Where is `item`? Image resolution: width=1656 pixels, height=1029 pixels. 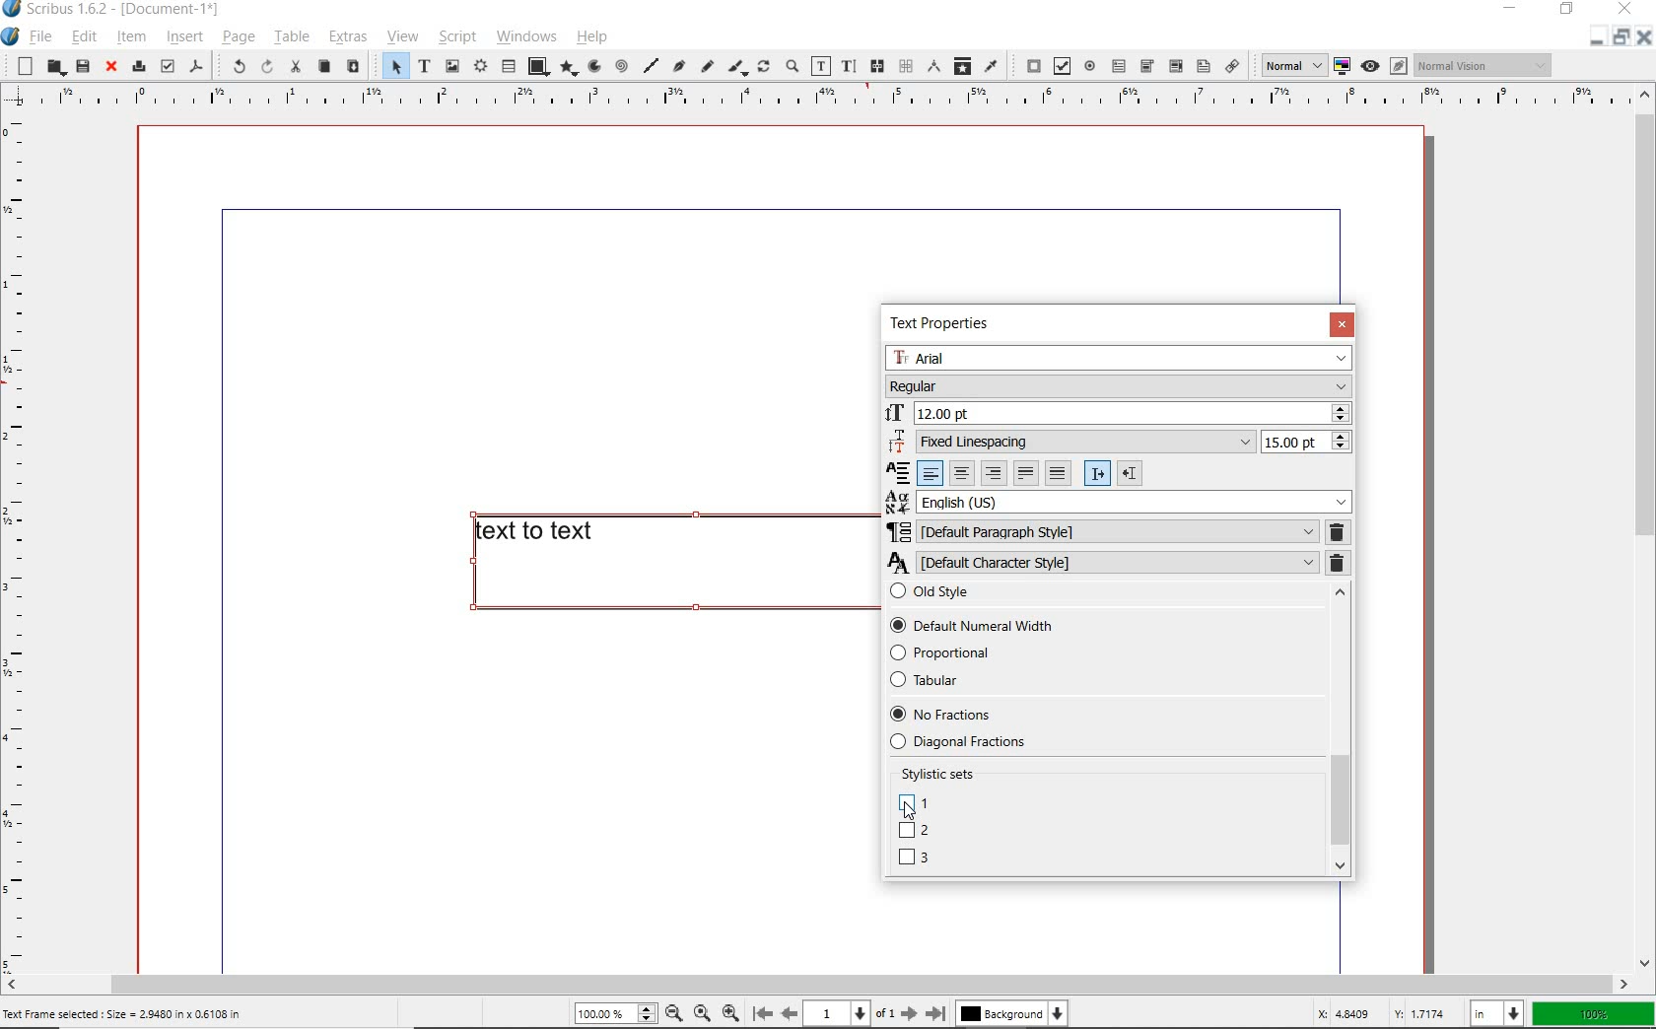
item is located at coordinates (131, 36).